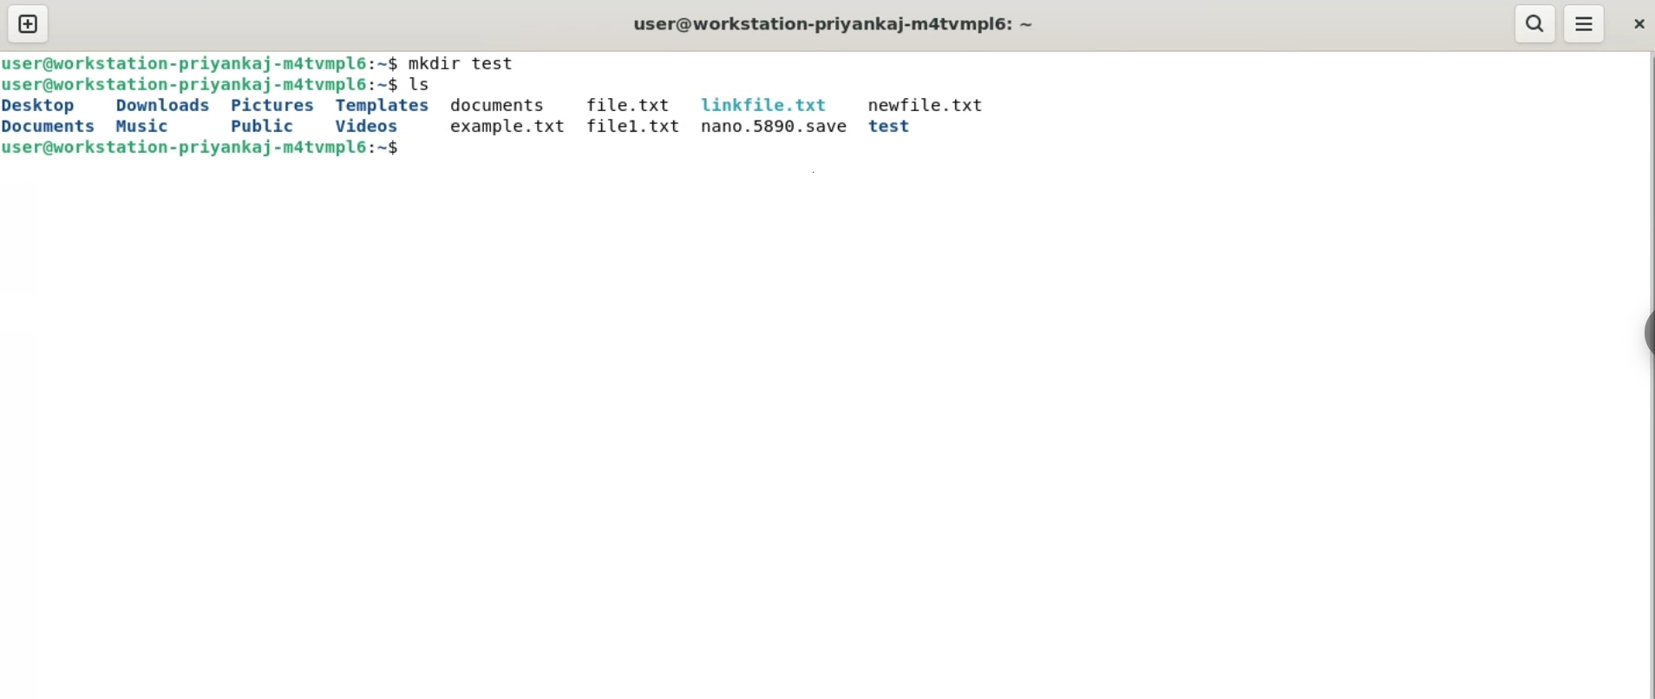 Image resolution: width=1655 pixels, height=699 pixels. Describe the element at coordinates (201, 86) in the screenshot. I see `user@workstation-priyankaj-m4tvmpl6: ~$` at that location.